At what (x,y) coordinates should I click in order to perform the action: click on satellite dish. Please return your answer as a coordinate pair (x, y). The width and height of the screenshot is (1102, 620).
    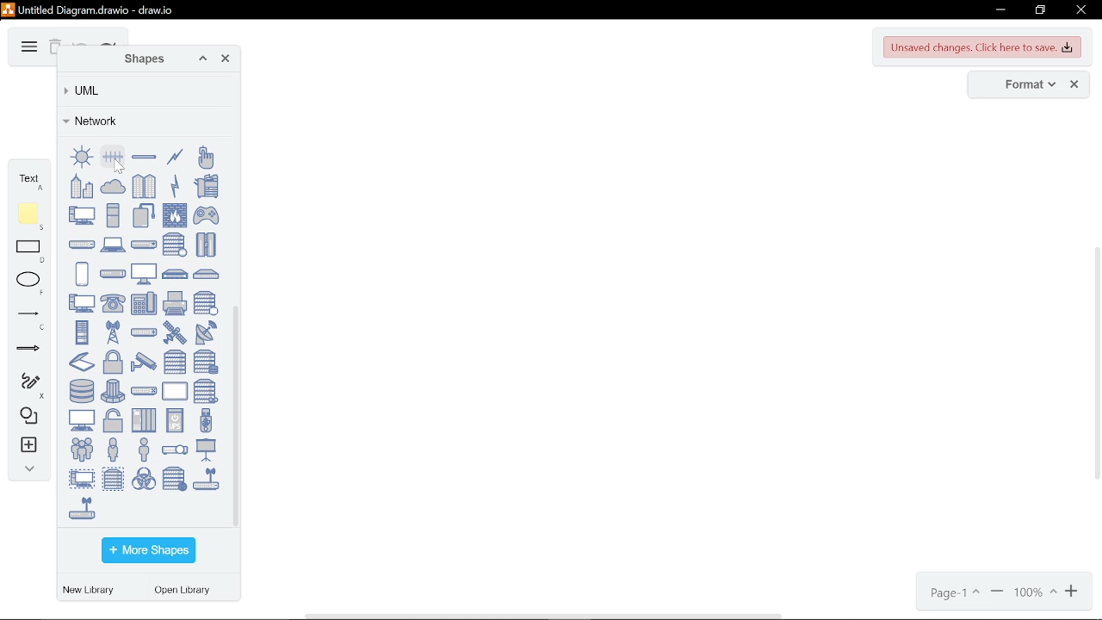
    Looking at the image, I should click on (206, 332).